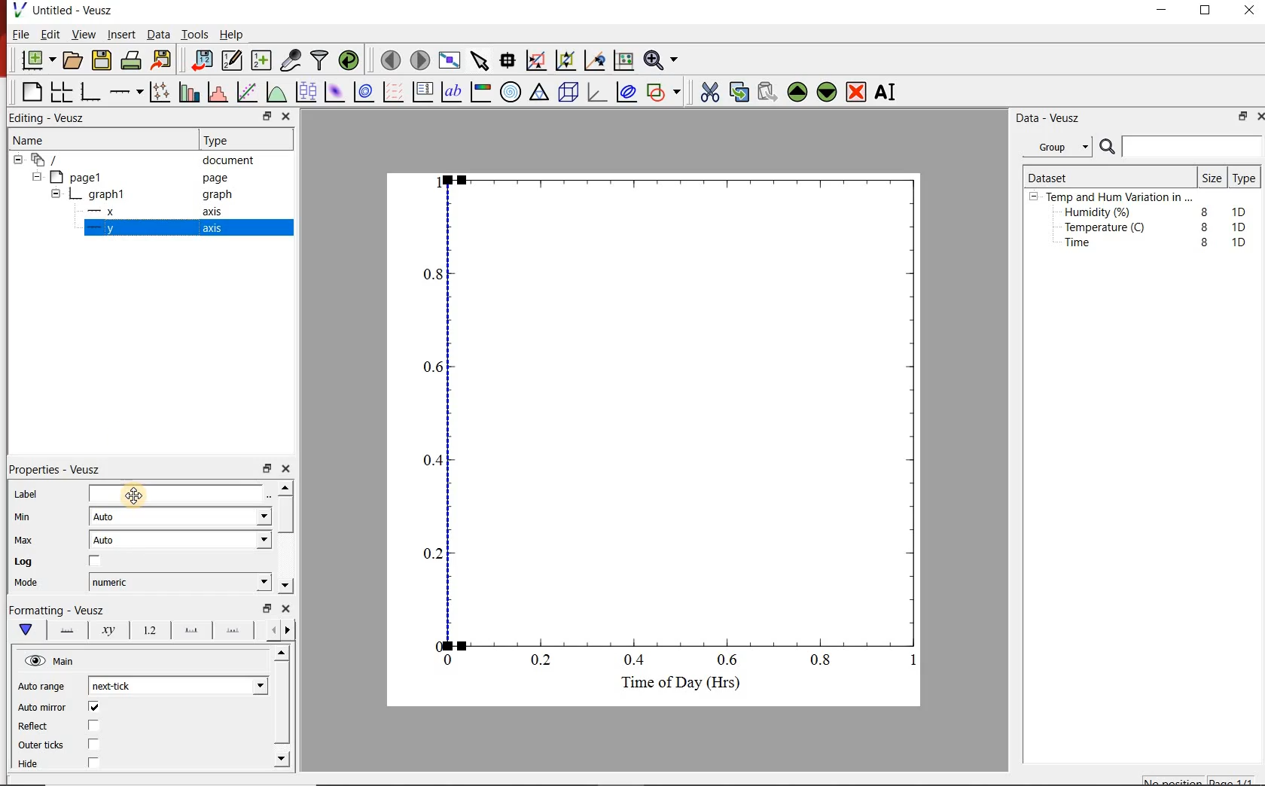 The height and width of the screenshot is (786, 1265). I want to click on Dataset, so click(1054, 175).